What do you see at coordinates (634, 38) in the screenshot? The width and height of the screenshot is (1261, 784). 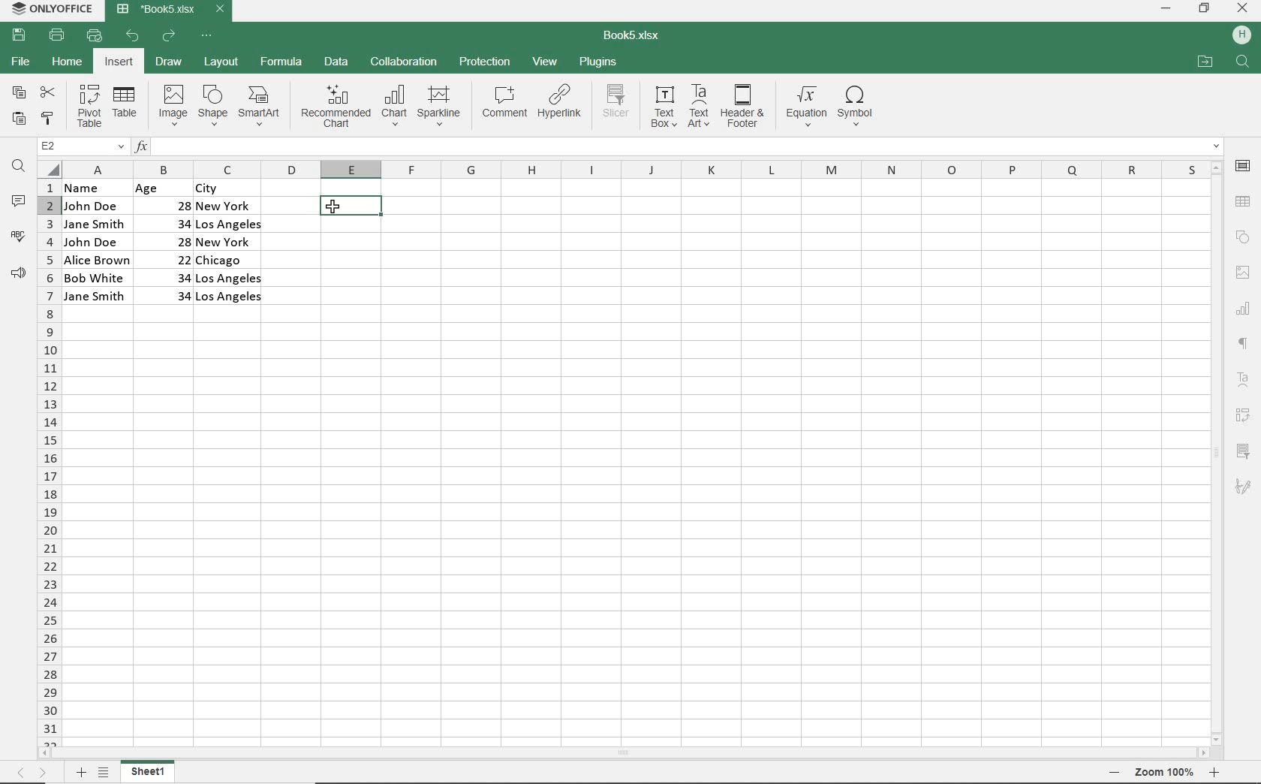 I see `DOCUMENT NAME` at bounding box center [634, 38].